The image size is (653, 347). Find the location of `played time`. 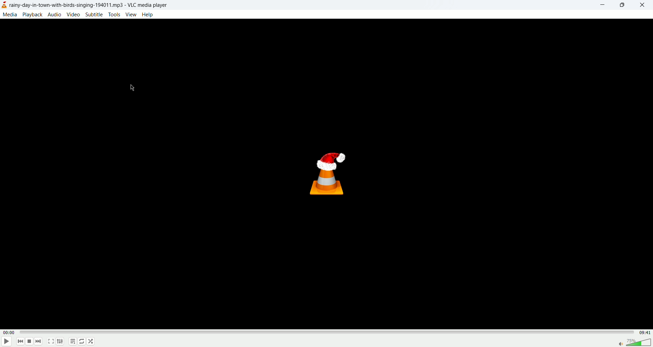

played time is located at coordinates (9, 332).